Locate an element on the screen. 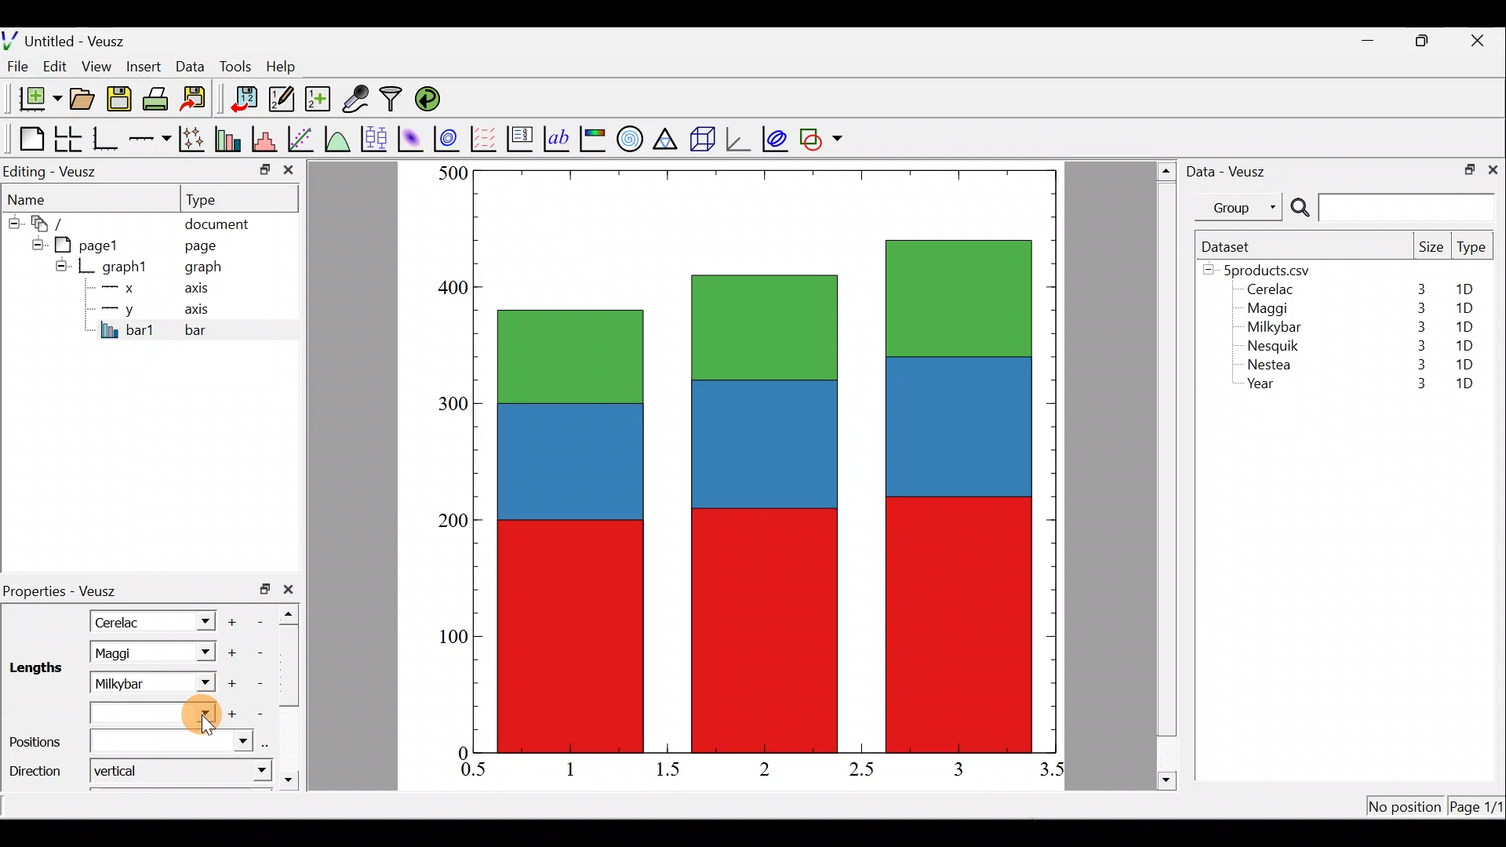 This screenshot has width=1506, height=847. 3 is located at coordinates (1417, 308).